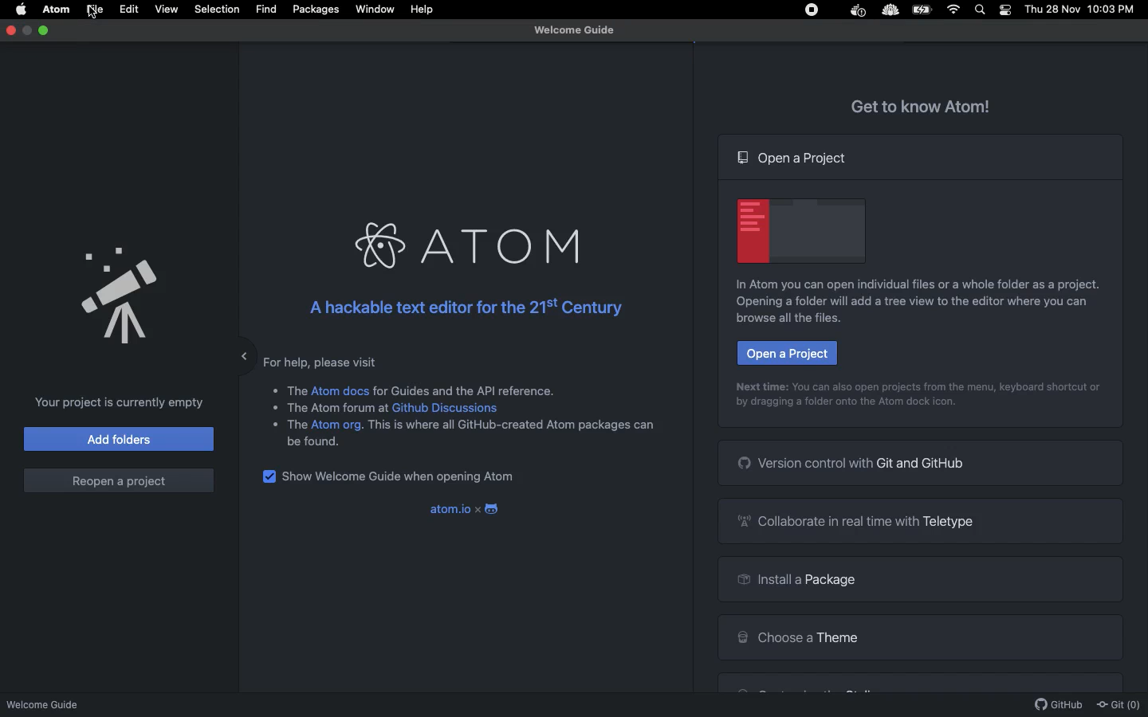 This screenshot has height=717, width=1148. What do you see at coordinates (12, 29) in the screenshot?
I see `Close` at bounding box center [12, 29].